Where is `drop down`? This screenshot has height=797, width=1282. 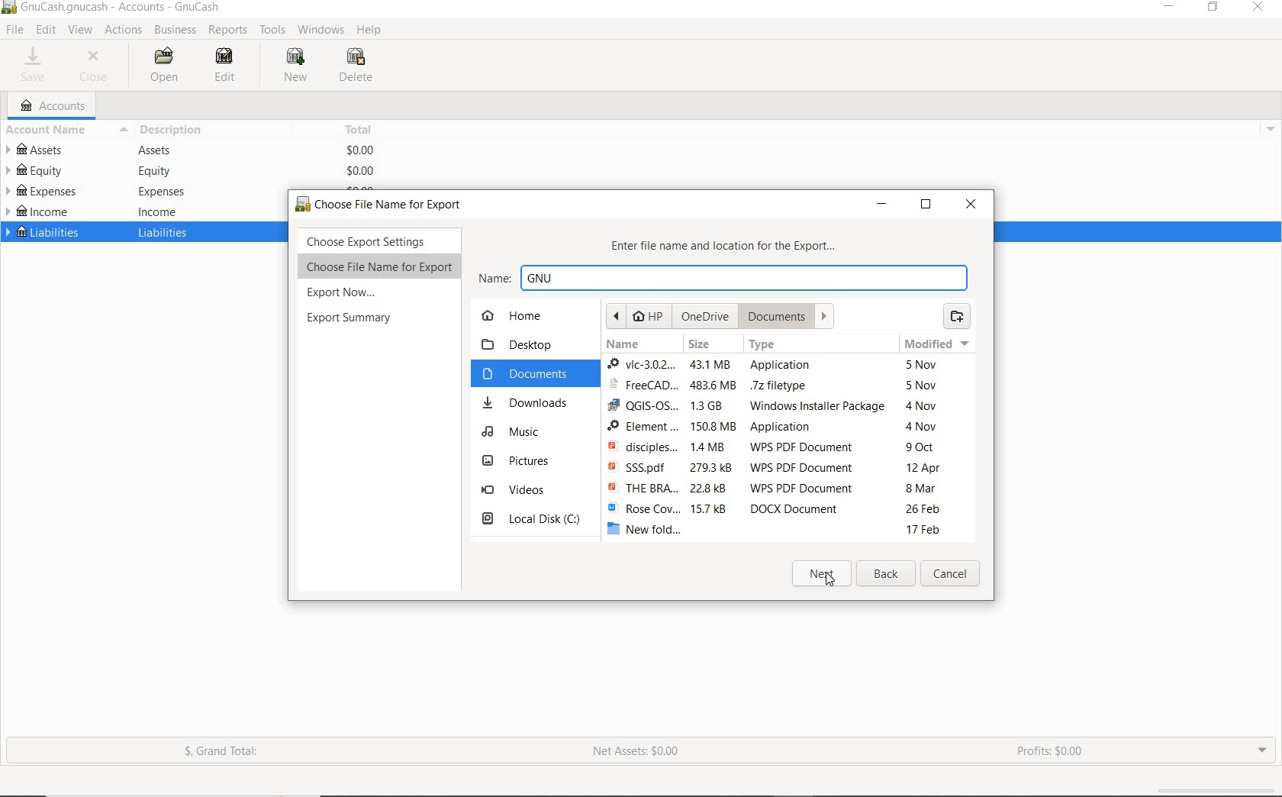 drop down is located at coordinates (1272, 128).